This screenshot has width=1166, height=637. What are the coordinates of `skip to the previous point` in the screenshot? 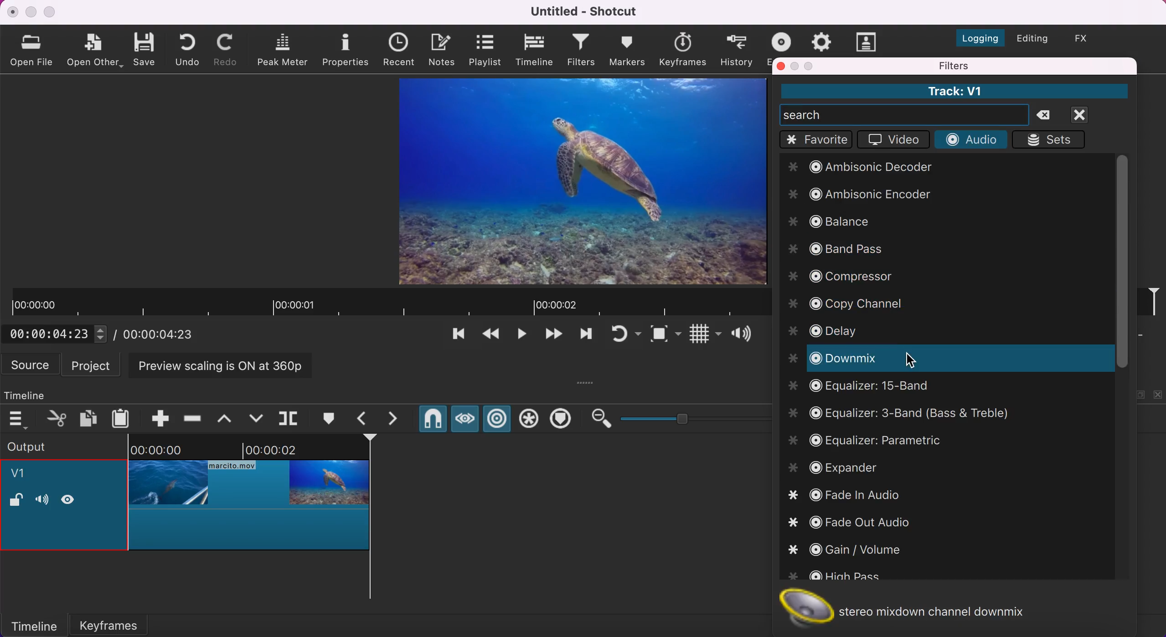 It's located at (455, 336).